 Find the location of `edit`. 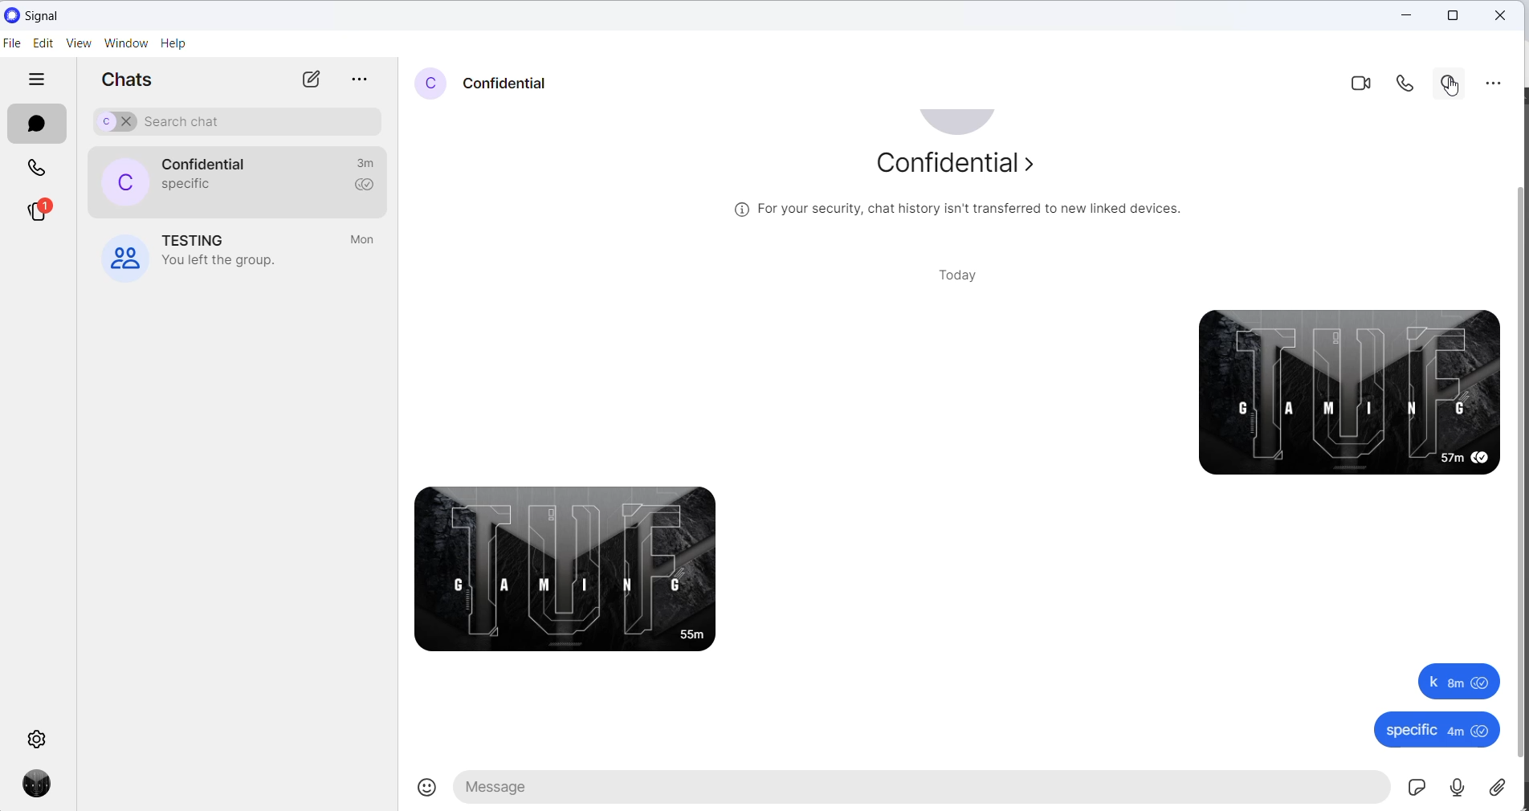

edit is located at coordinates (43, 44).